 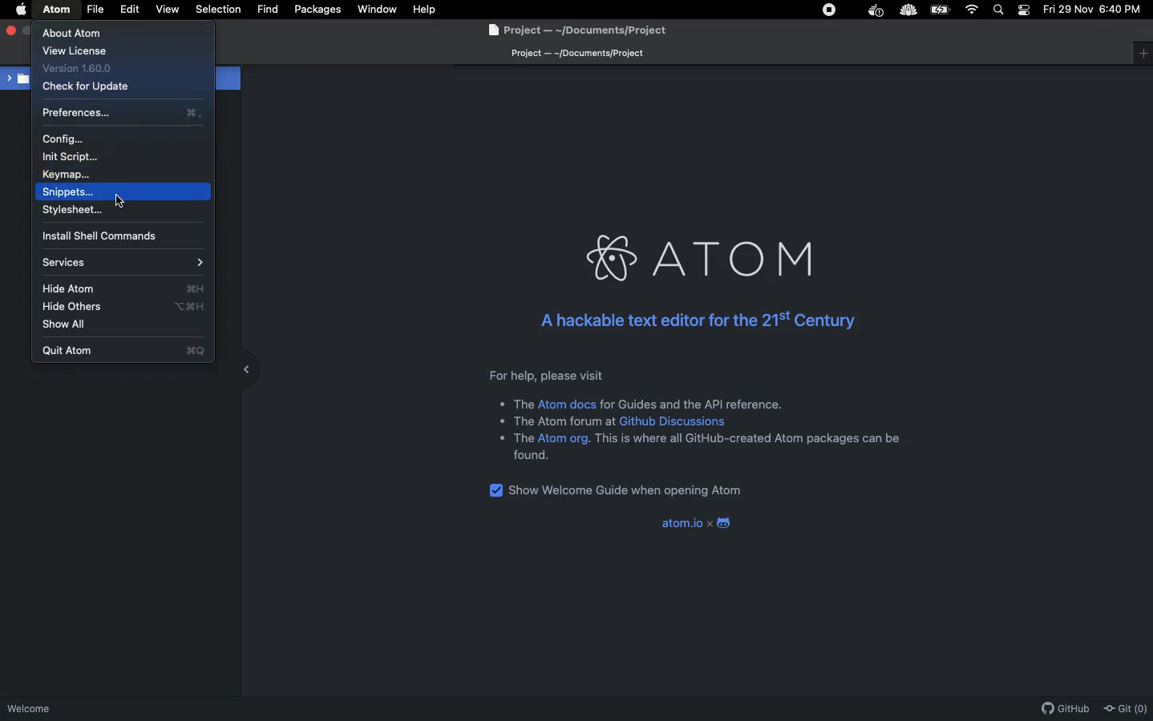 I want to click on Git, so click(x=1127, y=708).